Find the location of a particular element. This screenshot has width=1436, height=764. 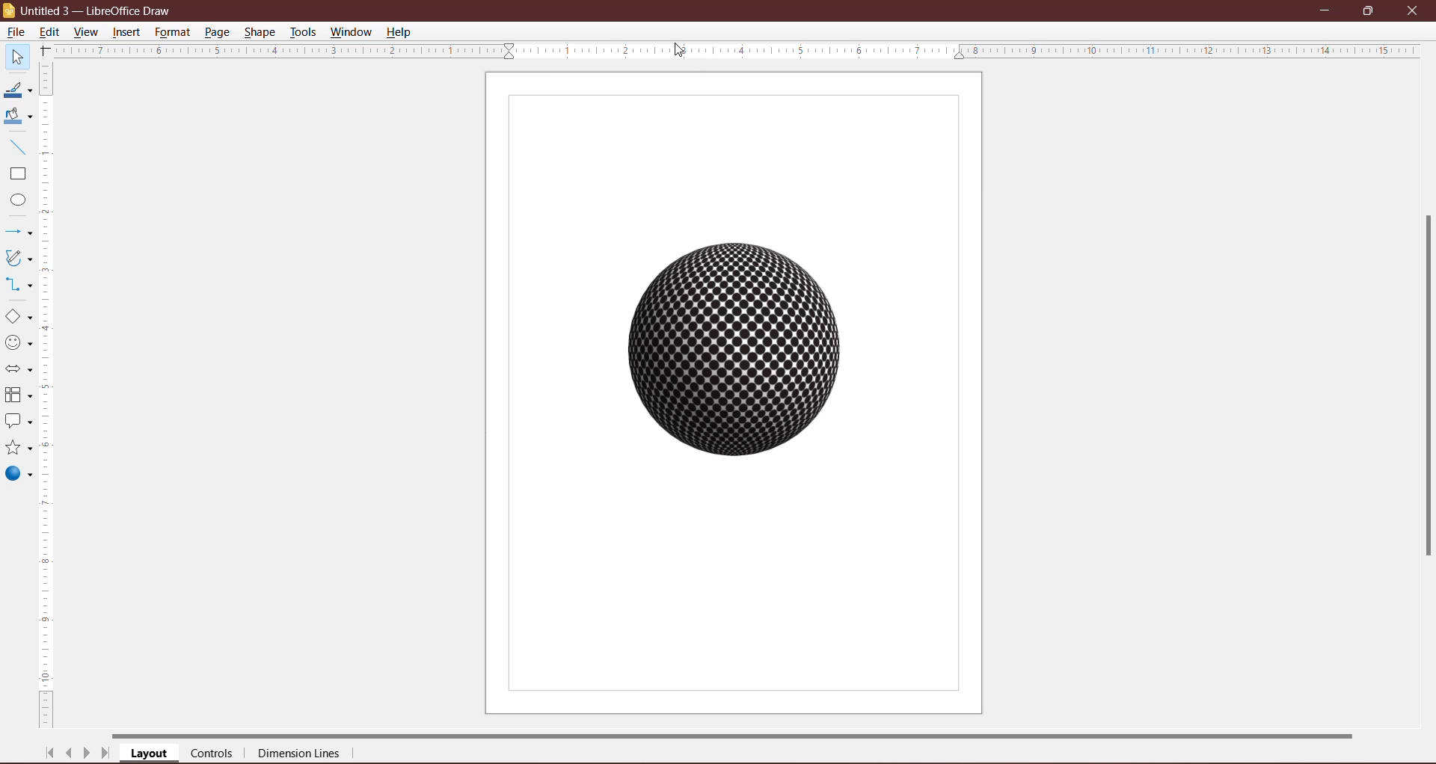

Horizontal Scroll Bar is located at coordinates (749, 734).